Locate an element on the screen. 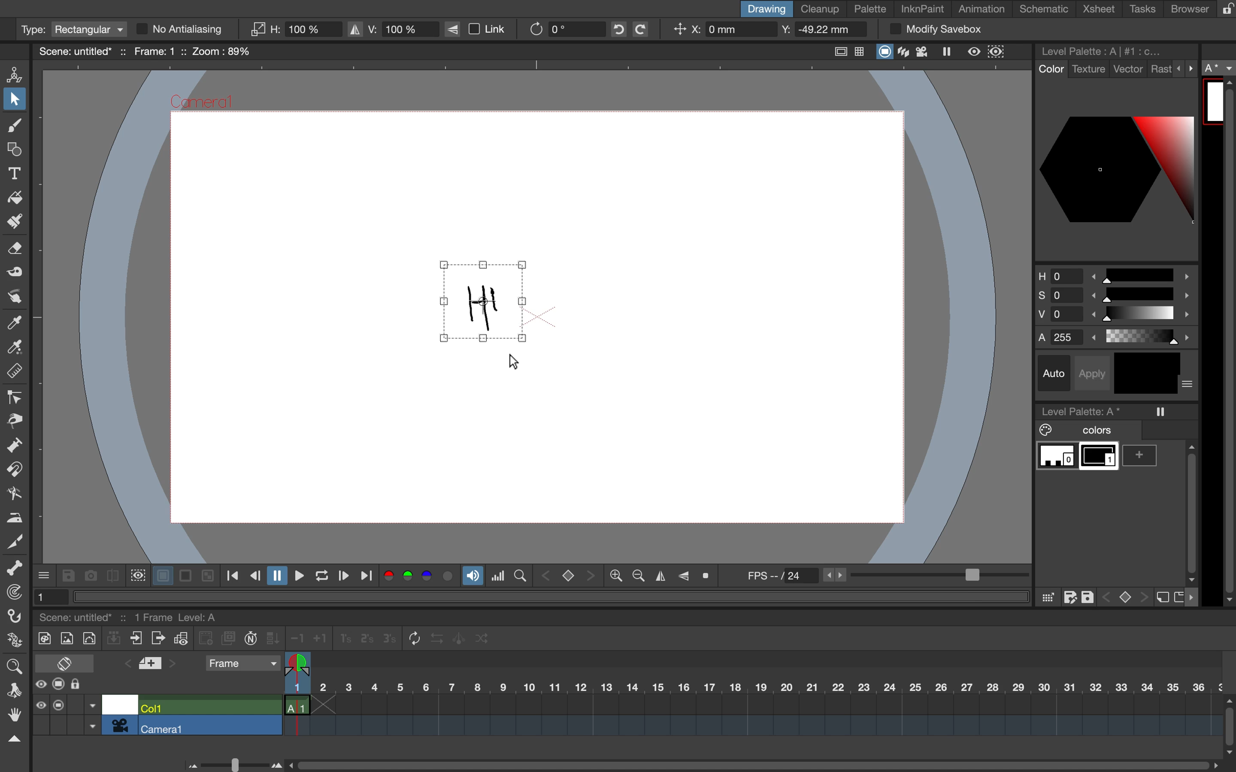 This screenshot has width=1236, height=772. redo is located at coordinates (648, 29).